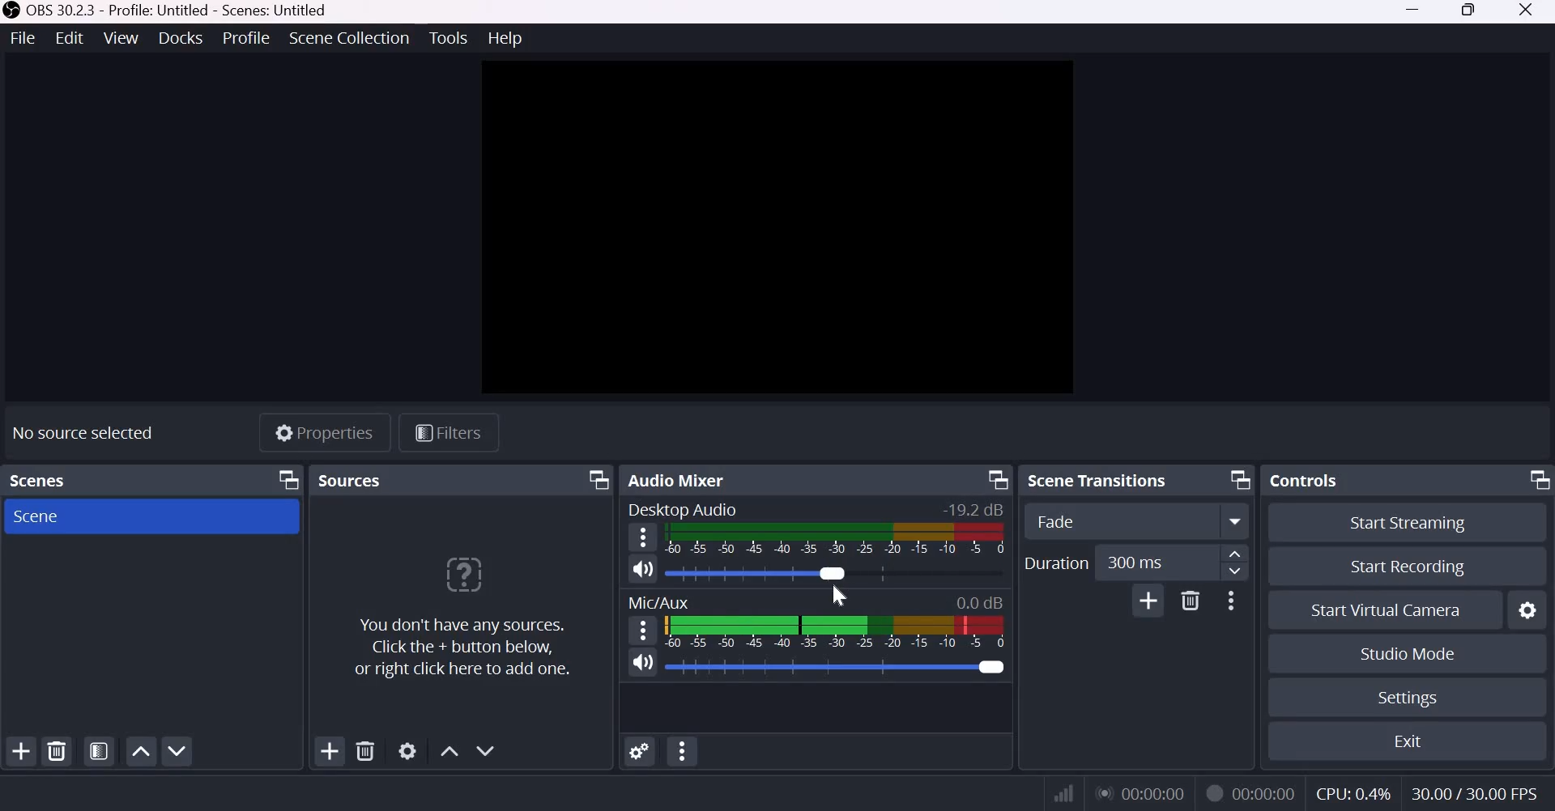  I want to click on More Options, so click(1229, 601).